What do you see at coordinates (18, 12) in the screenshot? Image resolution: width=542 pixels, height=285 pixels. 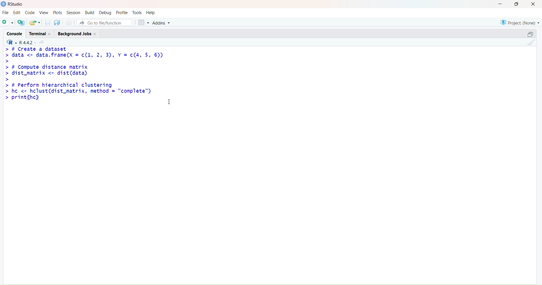 I see `Edit` at bounding box center [18, 12].